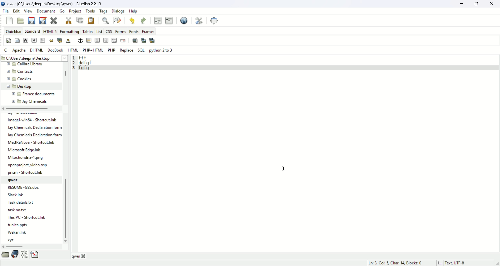 The height and width of the screenshot is (266, 500). I want to click on horizontal scroll bar, so click(33, 247).